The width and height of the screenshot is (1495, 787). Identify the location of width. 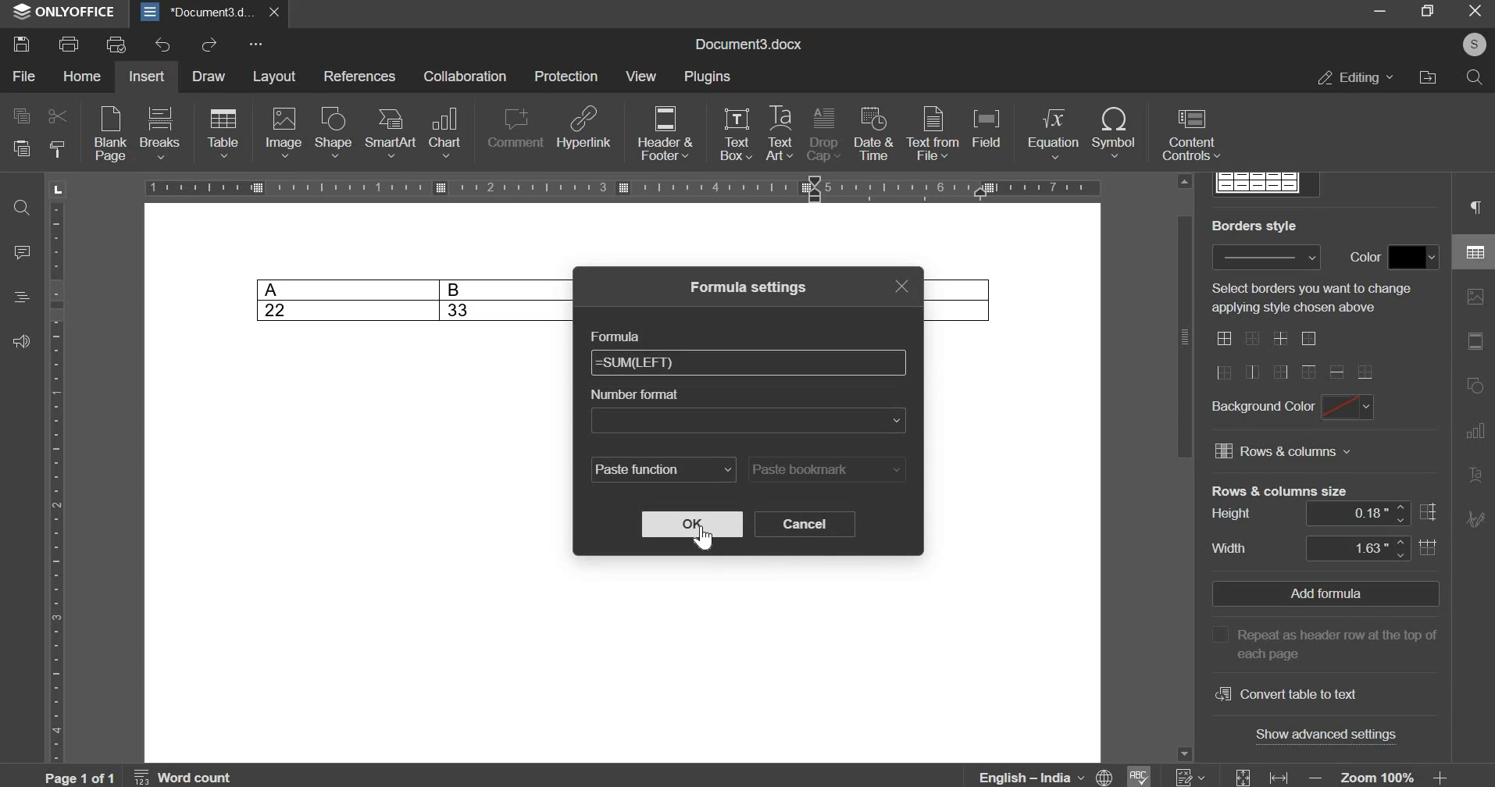
(1372, 548).